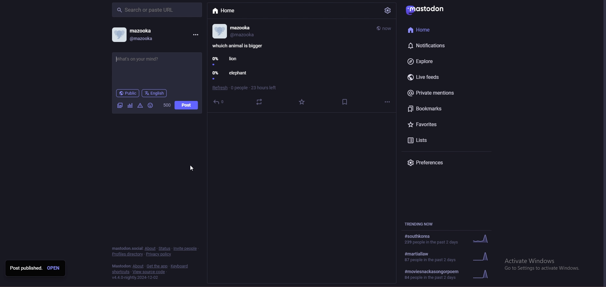 This screenshot has width=606, height=287. Describe the element at coordinates (141, 106) in the screenshot. I see `Warning` at that location.